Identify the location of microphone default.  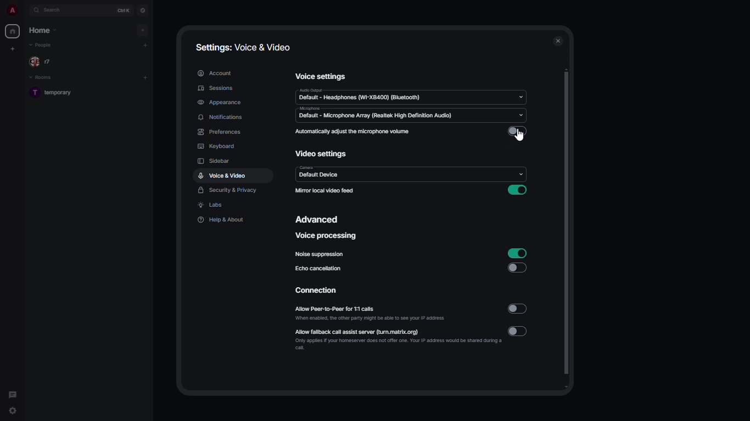
(378, 115).